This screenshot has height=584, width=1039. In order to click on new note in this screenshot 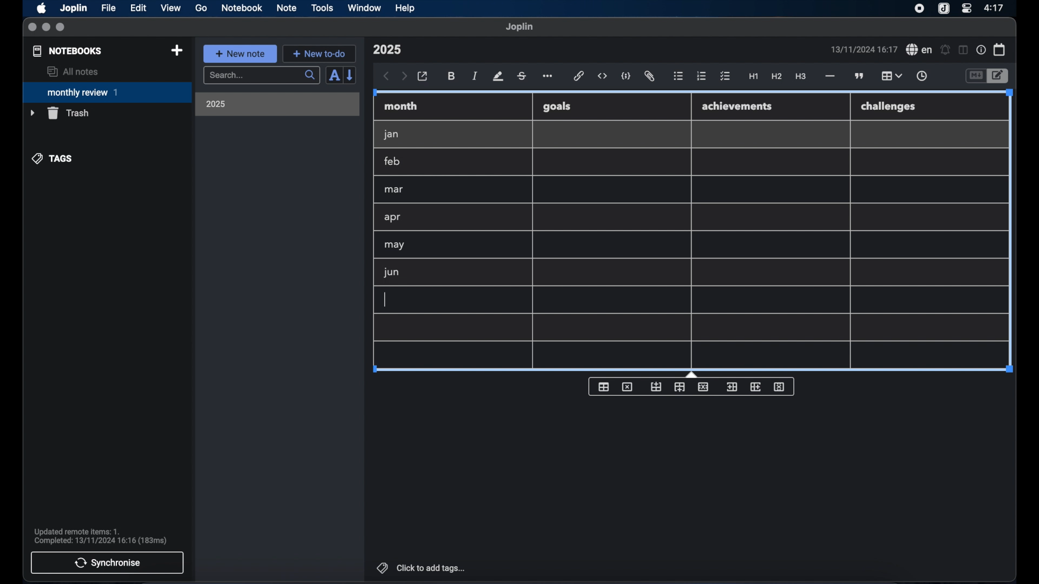, I will do `click(240, 54)`.